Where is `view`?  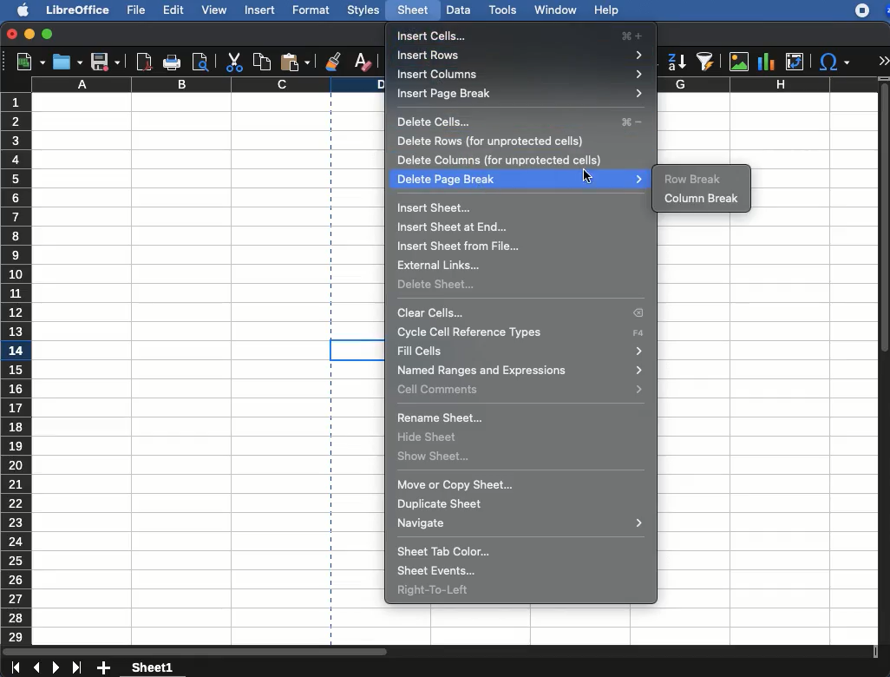 view is located at coordinates (212, 12).